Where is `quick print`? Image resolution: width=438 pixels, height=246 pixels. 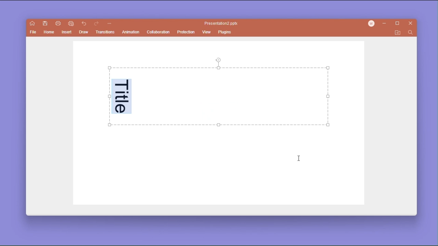 quick print is located at coordinates (70, 24).